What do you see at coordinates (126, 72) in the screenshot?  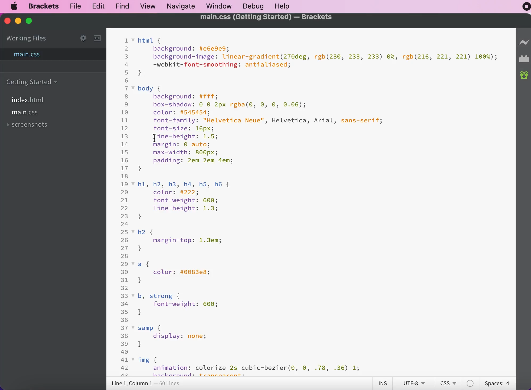 I see `5` at bounding box center [126, 72].